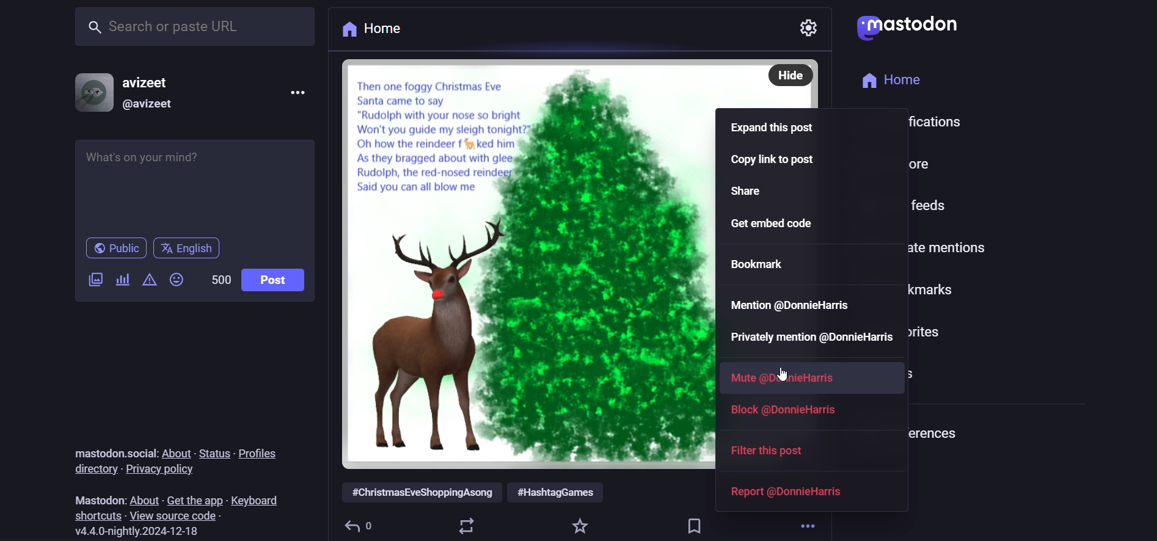 This screenshot has height=541, width=1157. Describe the element at coordinates (782, 222) in the screenshot. I see `get embed code` at that location.